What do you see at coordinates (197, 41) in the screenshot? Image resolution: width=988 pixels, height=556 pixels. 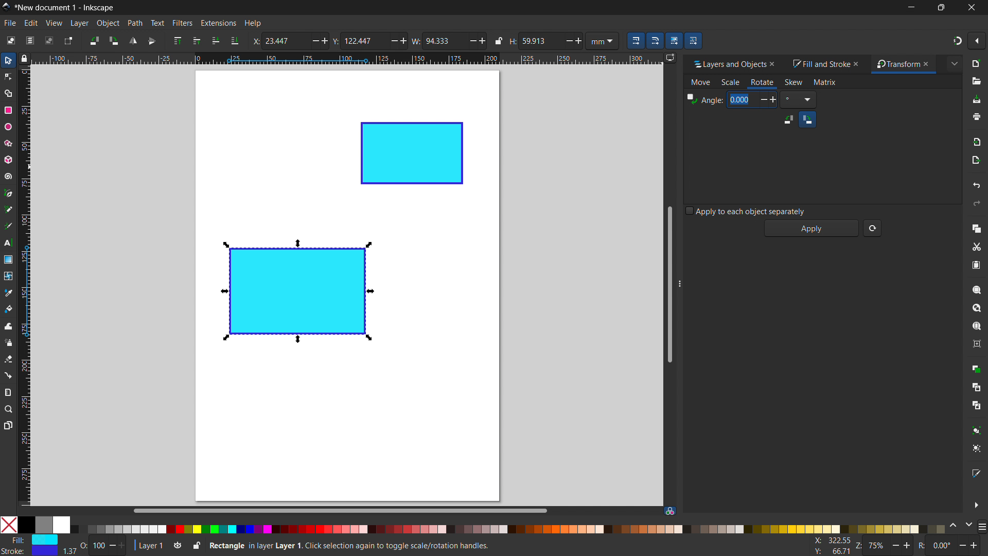 I see `raise` at bounding box center [197, 41].